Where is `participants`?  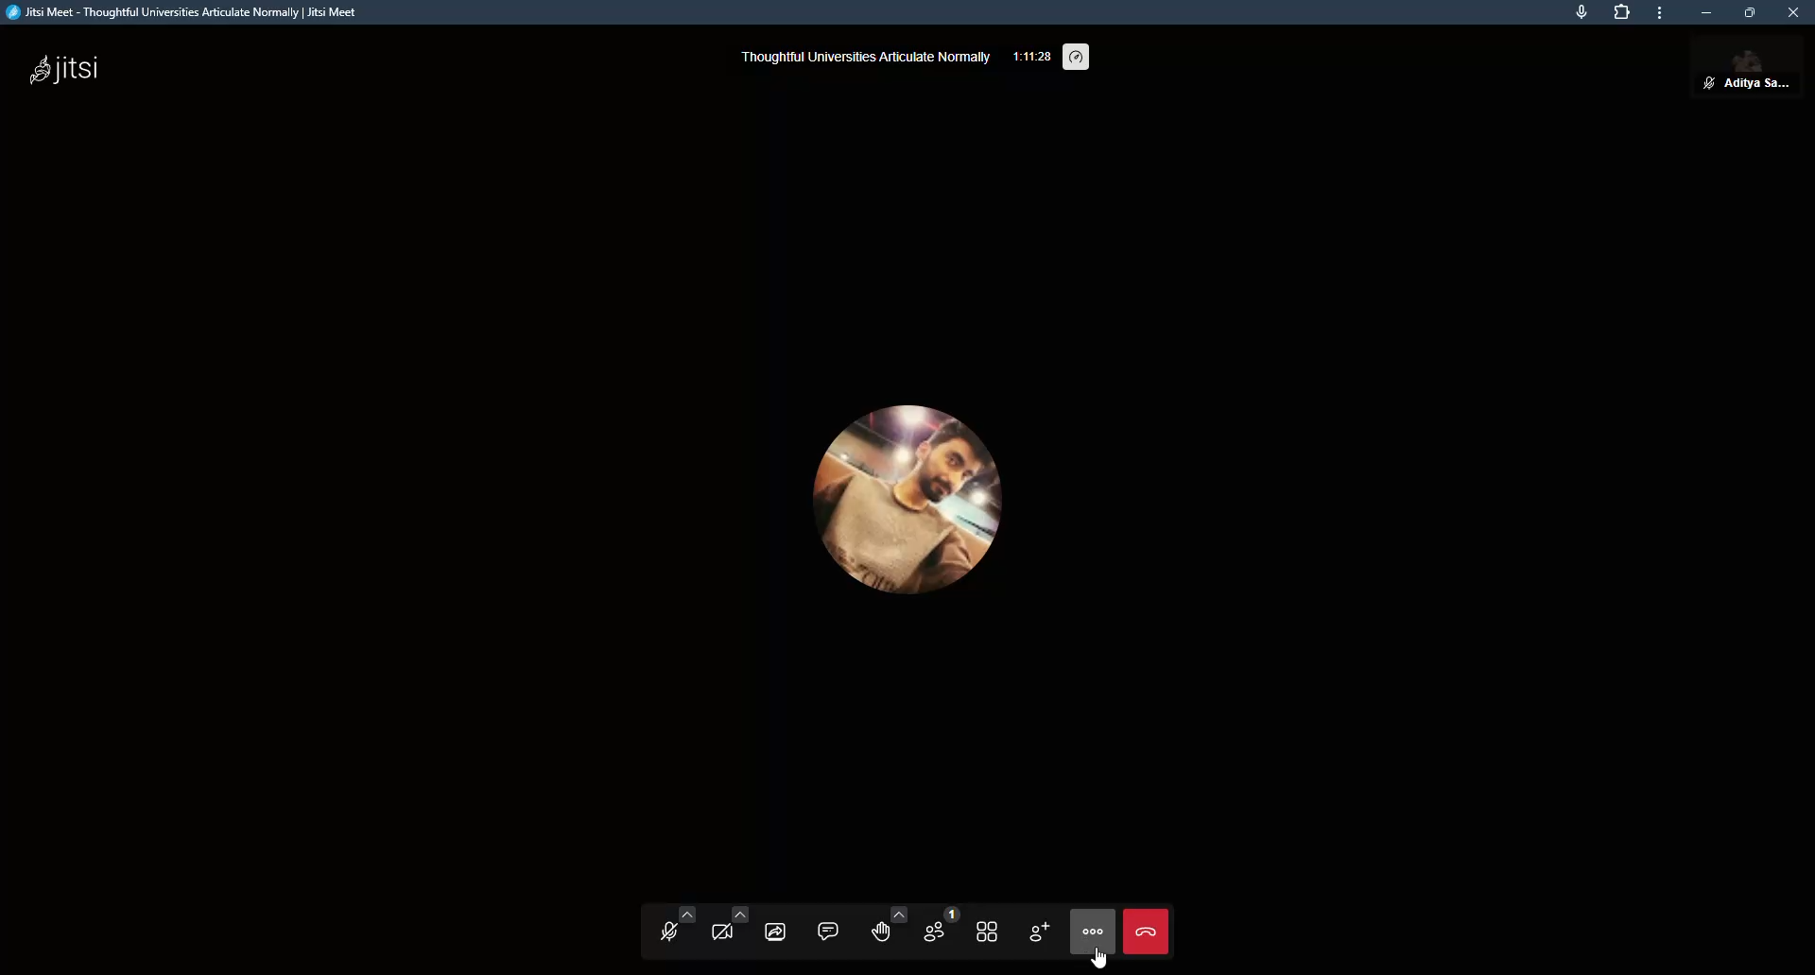
participants is located at coordinates (935, 931).